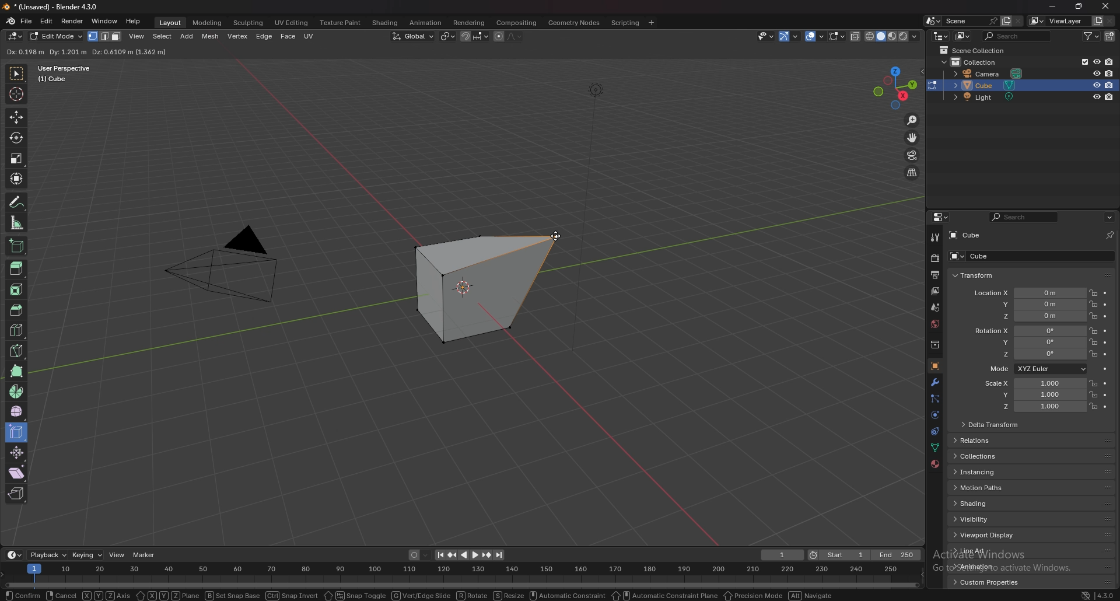 This screenshot has width=1120, height=601. What do you see at coordinates (979, 50) in the screenshot?
I see `scene collection` at bounding box center [979, 50].